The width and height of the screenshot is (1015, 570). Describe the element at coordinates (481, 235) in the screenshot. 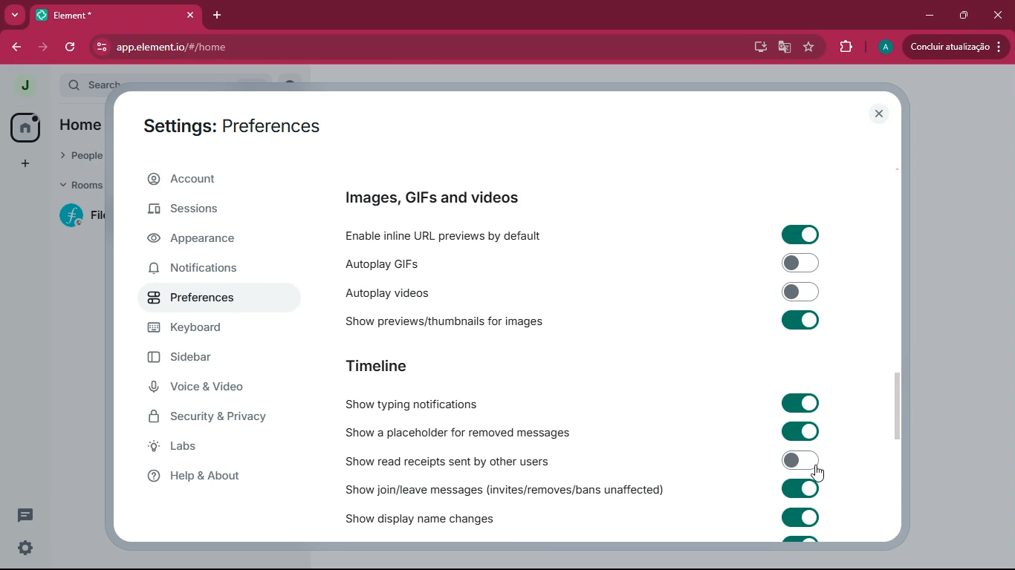

I see `enable inline URL previews by default` at that location.